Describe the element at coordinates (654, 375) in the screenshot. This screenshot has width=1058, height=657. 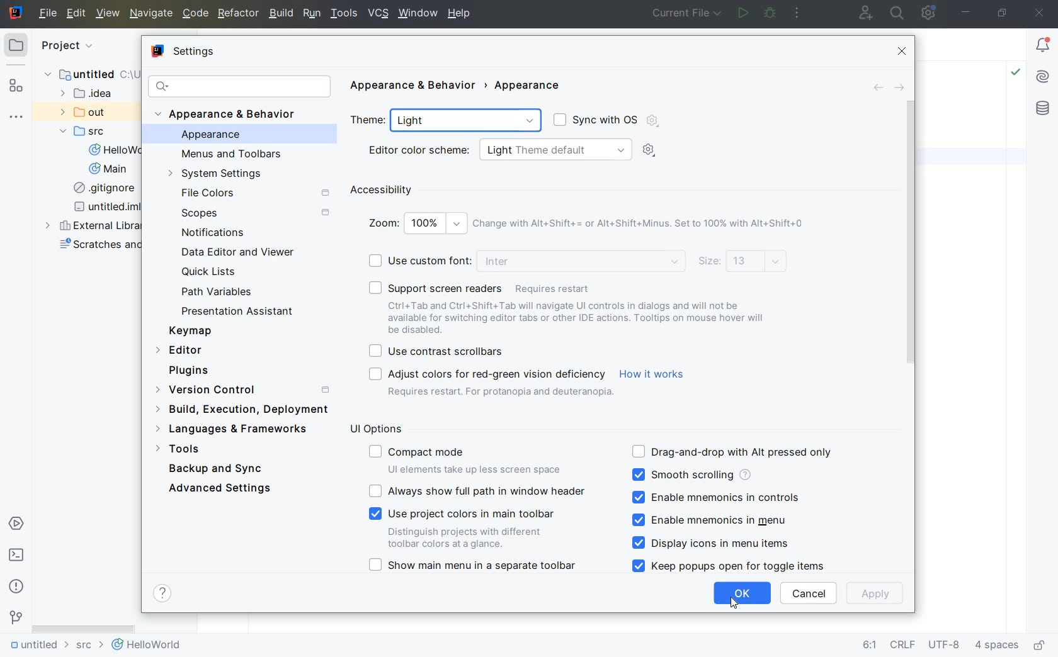
I see `how it works` at that location.